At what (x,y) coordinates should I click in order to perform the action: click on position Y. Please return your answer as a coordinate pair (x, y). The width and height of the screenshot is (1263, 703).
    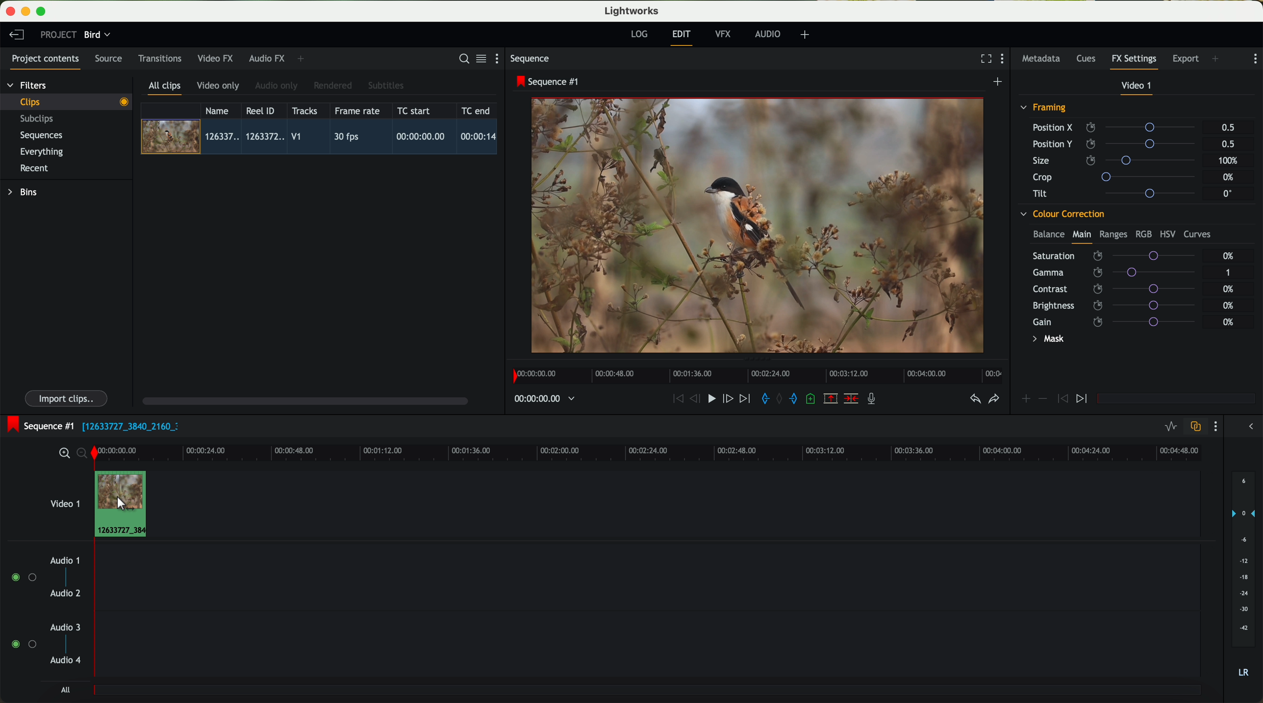
    Looking at the image, I should click on (1118, 144).